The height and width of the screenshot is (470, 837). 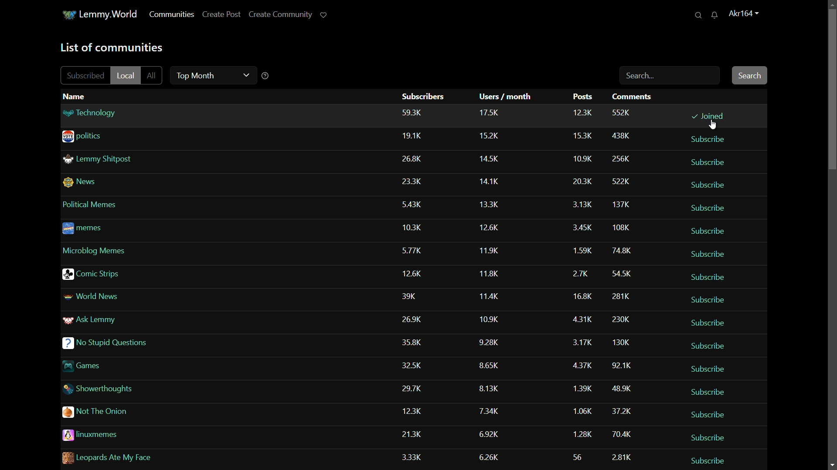 What do you see at coordinates (582, 365) in the screenshot?
I see `posts` at bounding box center [582, 365].